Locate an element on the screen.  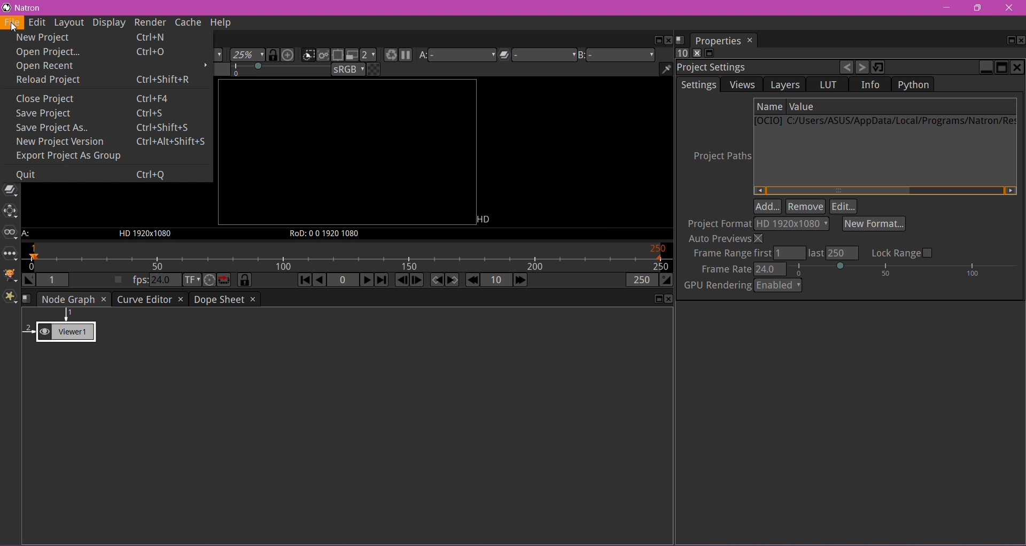
Close is located at coordinates (1016, 67).